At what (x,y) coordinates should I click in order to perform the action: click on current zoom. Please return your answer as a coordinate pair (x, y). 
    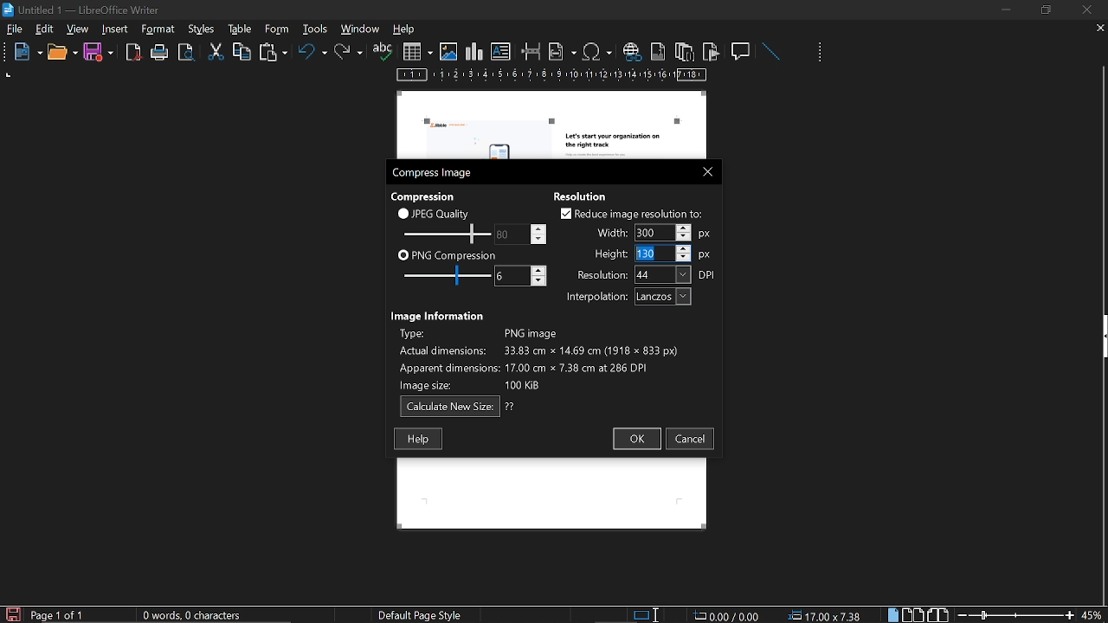
    Looking at the image, I should click on (1093, 614).